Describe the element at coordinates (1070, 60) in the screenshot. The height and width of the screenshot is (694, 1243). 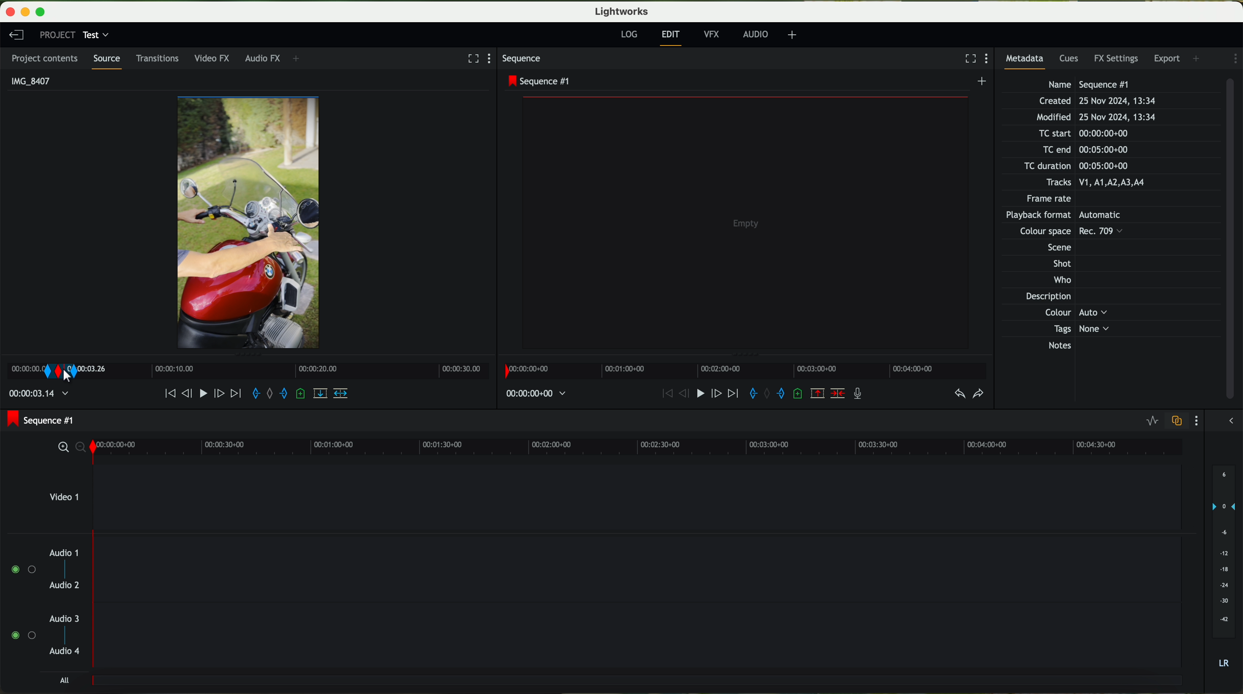
I see `cues` at that location.